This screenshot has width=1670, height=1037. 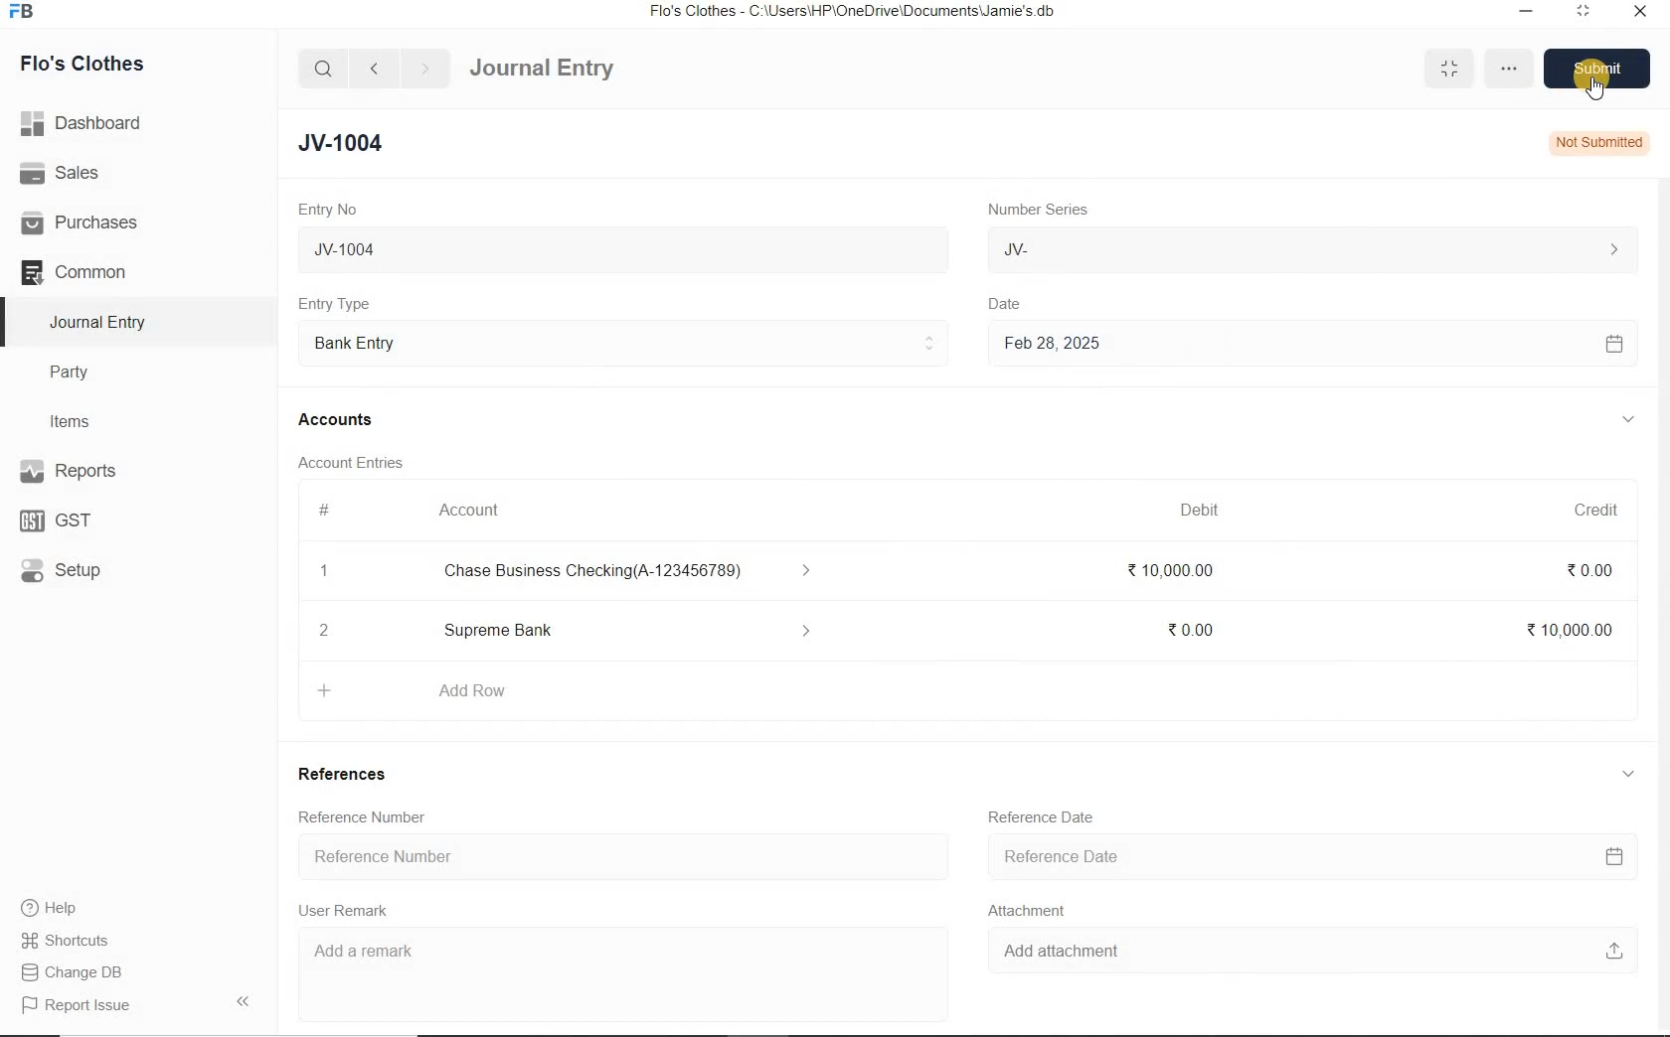 What do you see at coordinates (1172, 575) in the screenshot?
I see `₹ 10,000.00` at bounding box center [1172, 575].